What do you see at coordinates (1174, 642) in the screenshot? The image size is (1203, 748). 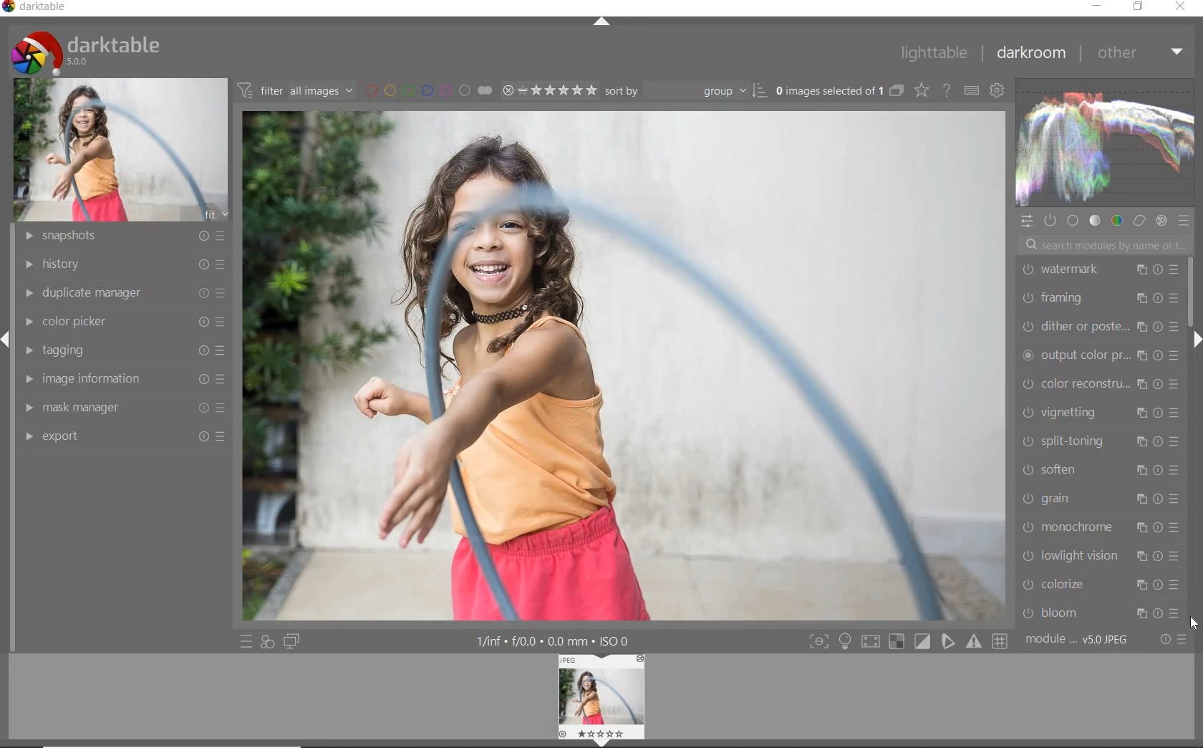 I see `reset or preset preference` at bounding box center [1174, 642].